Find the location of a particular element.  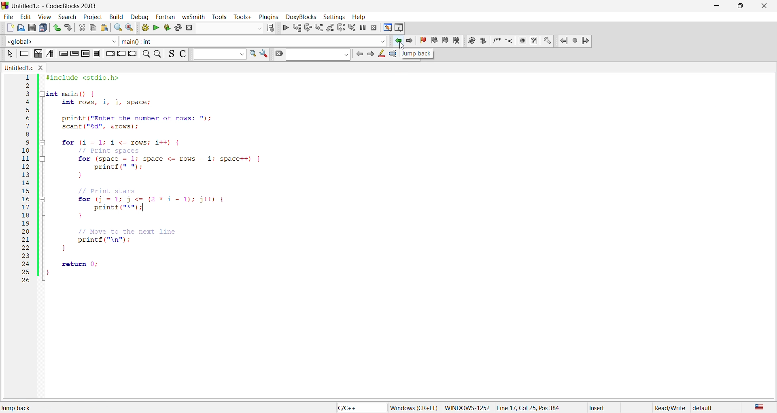

edit is located at coordinates (25, 16).